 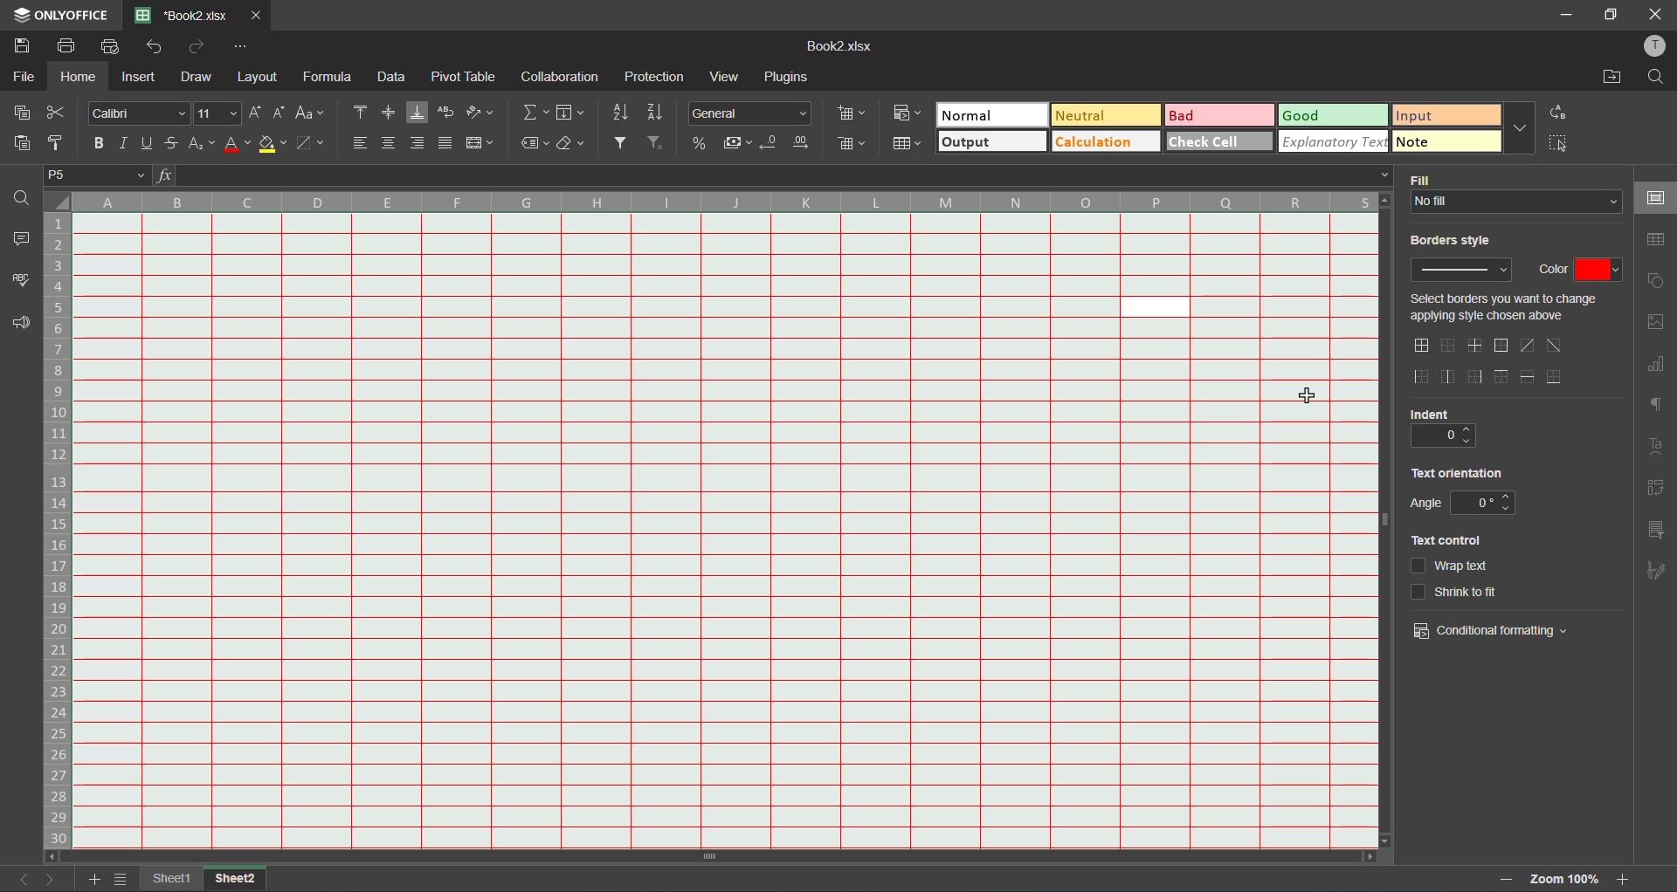 I want to click on data, so click(x=394, y=79).